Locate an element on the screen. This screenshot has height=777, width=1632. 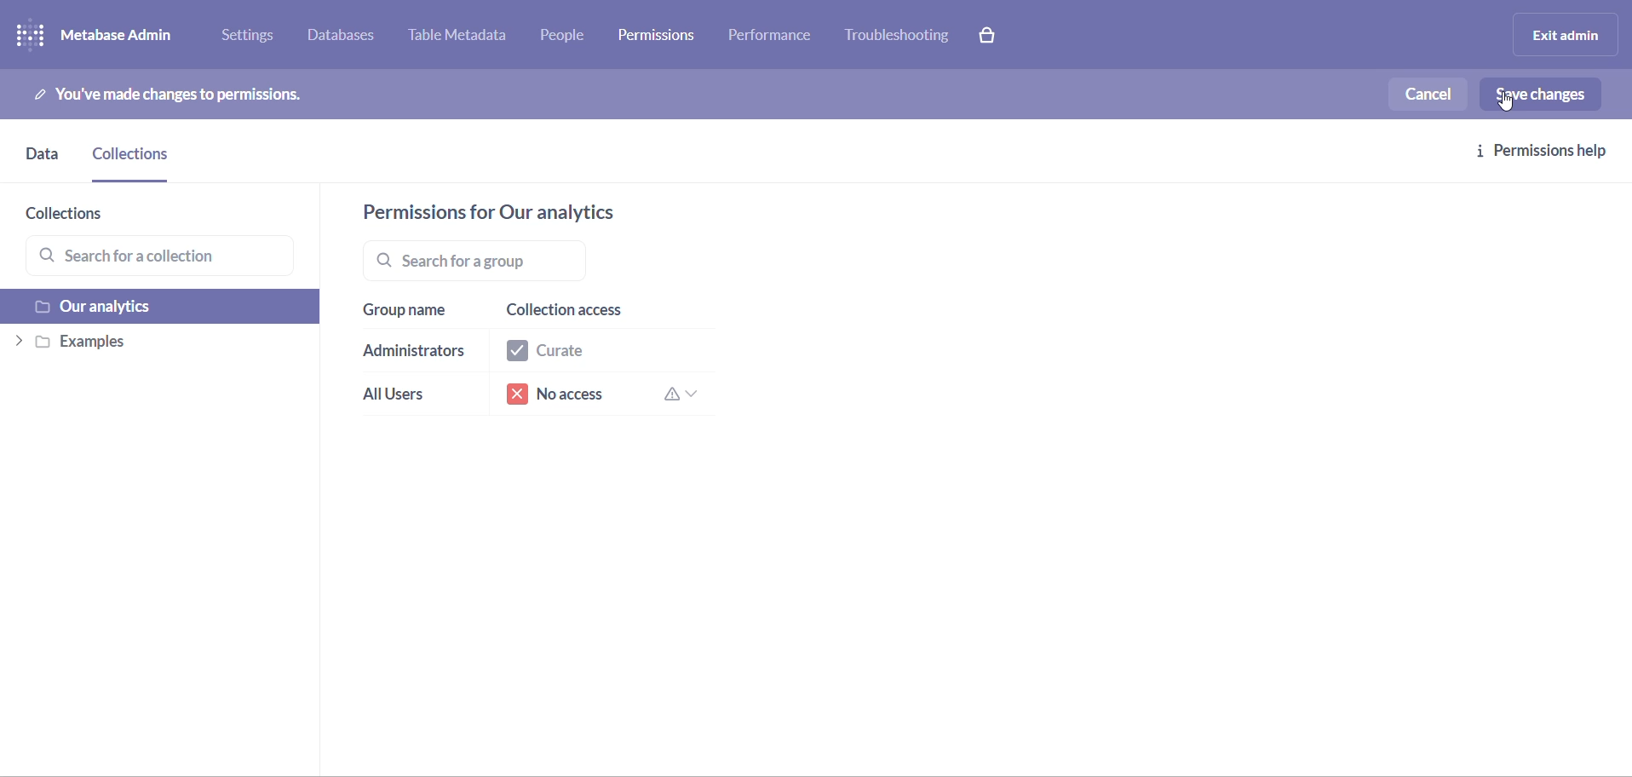
access level is located at coordinates (605, 346).